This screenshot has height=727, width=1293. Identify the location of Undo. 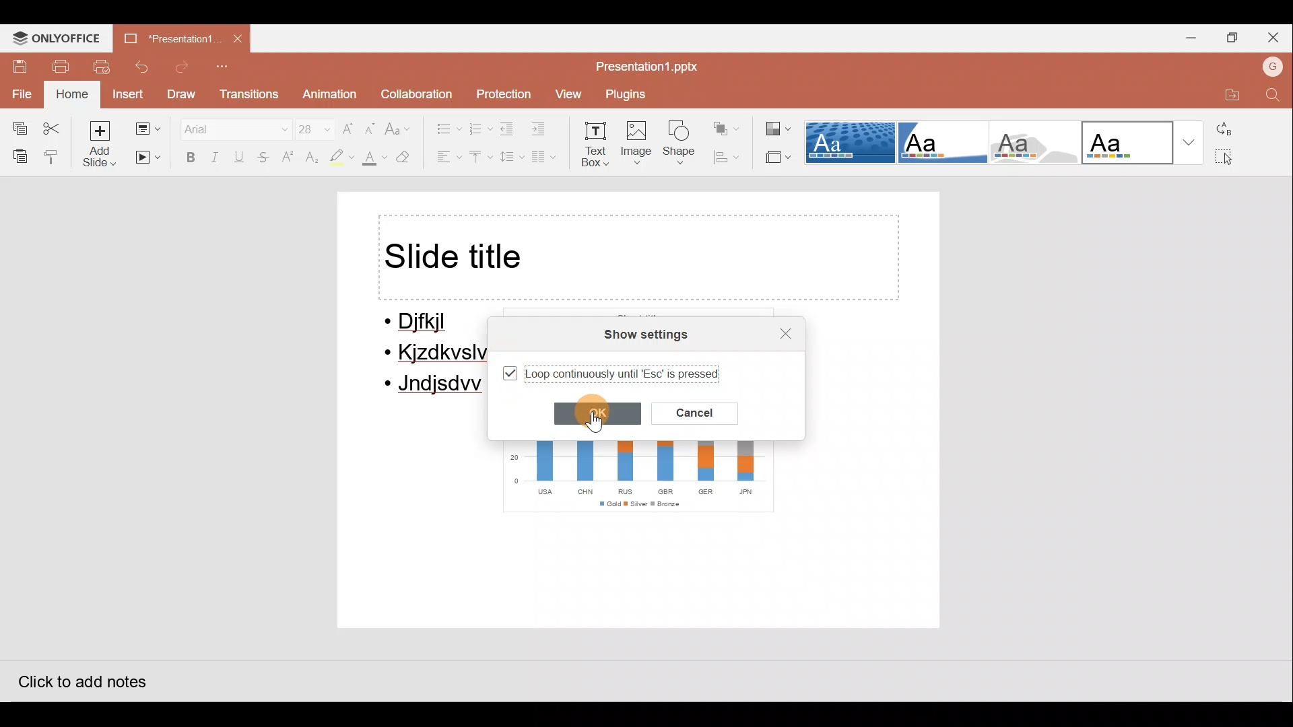
(141, 65).